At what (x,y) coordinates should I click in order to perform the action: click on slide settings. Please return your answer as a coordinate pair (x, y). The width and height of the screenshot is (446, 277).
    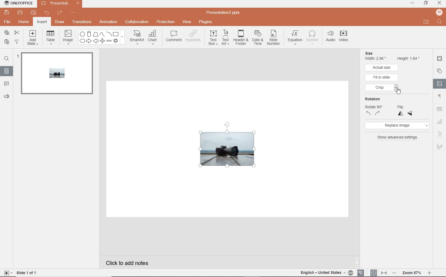
    Looking at the image, I should click on (440, 59).